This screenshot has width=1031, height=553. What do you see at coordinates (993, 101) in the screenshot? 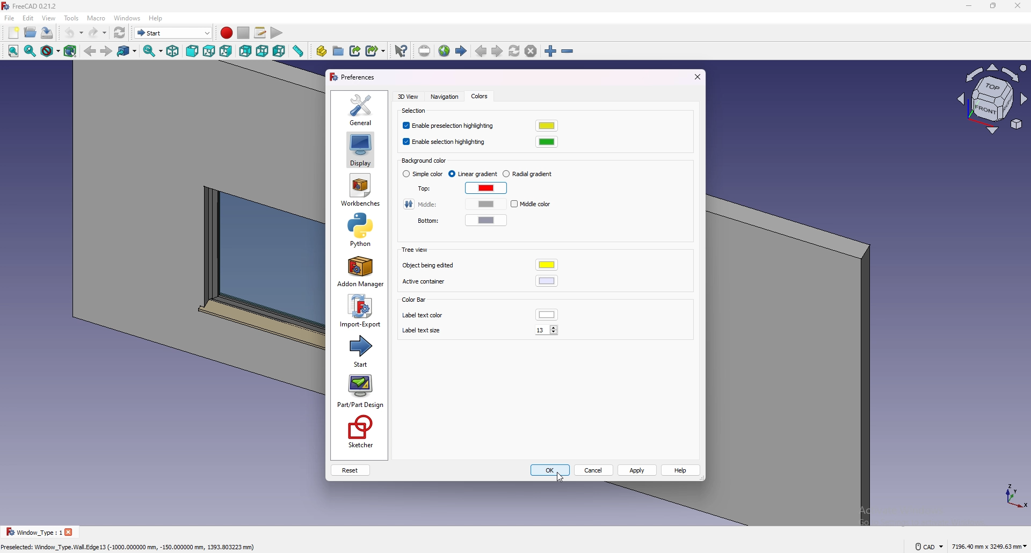
I see `view` at bounding box center [993, 101].